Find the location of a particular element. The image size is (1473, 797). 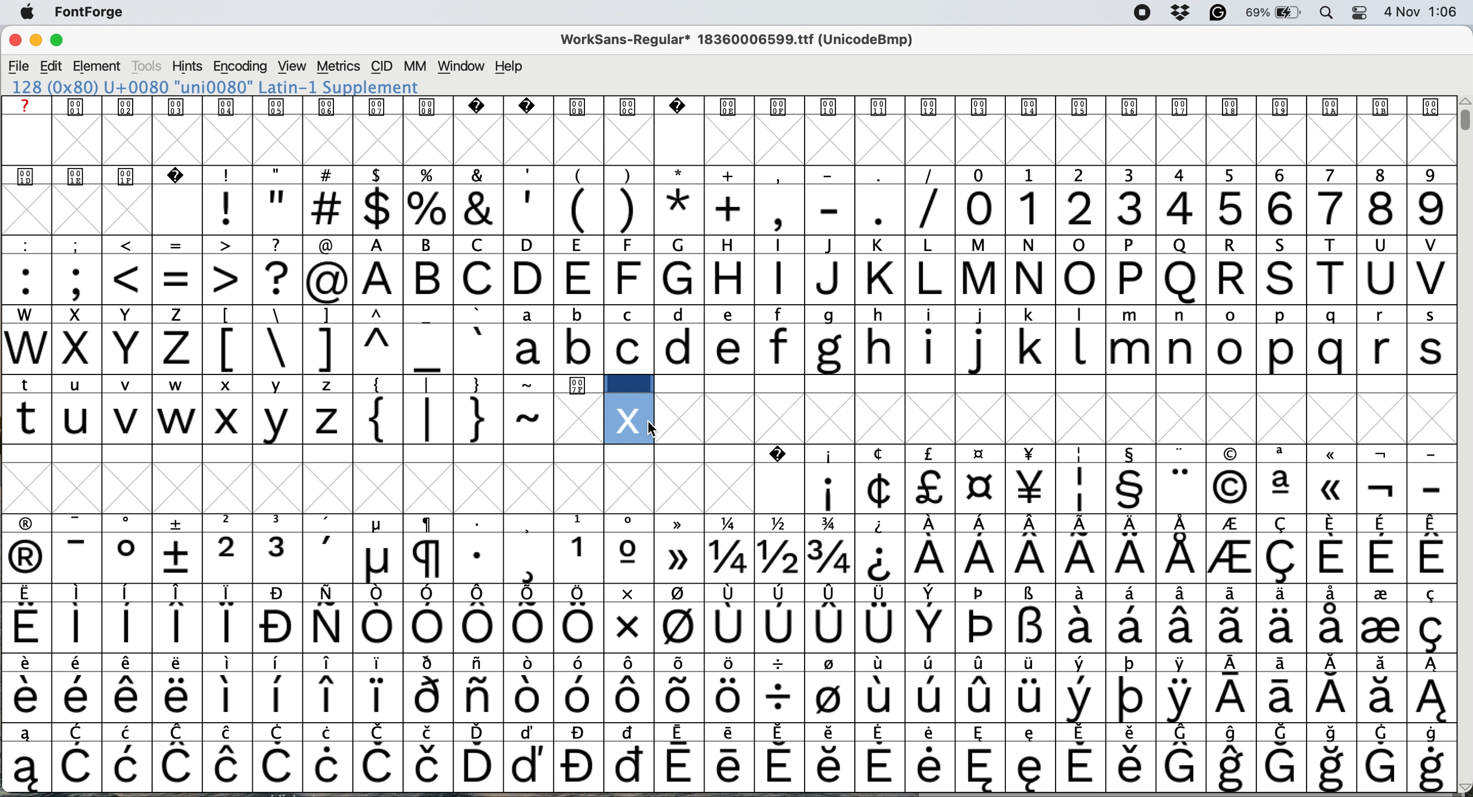

special characters and text is located at coordinates (724, 244).